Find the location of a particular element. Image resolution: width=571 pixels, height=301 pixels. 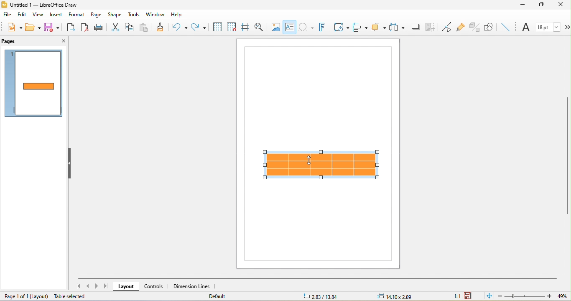

insert line is located at coordinates (505, 27).